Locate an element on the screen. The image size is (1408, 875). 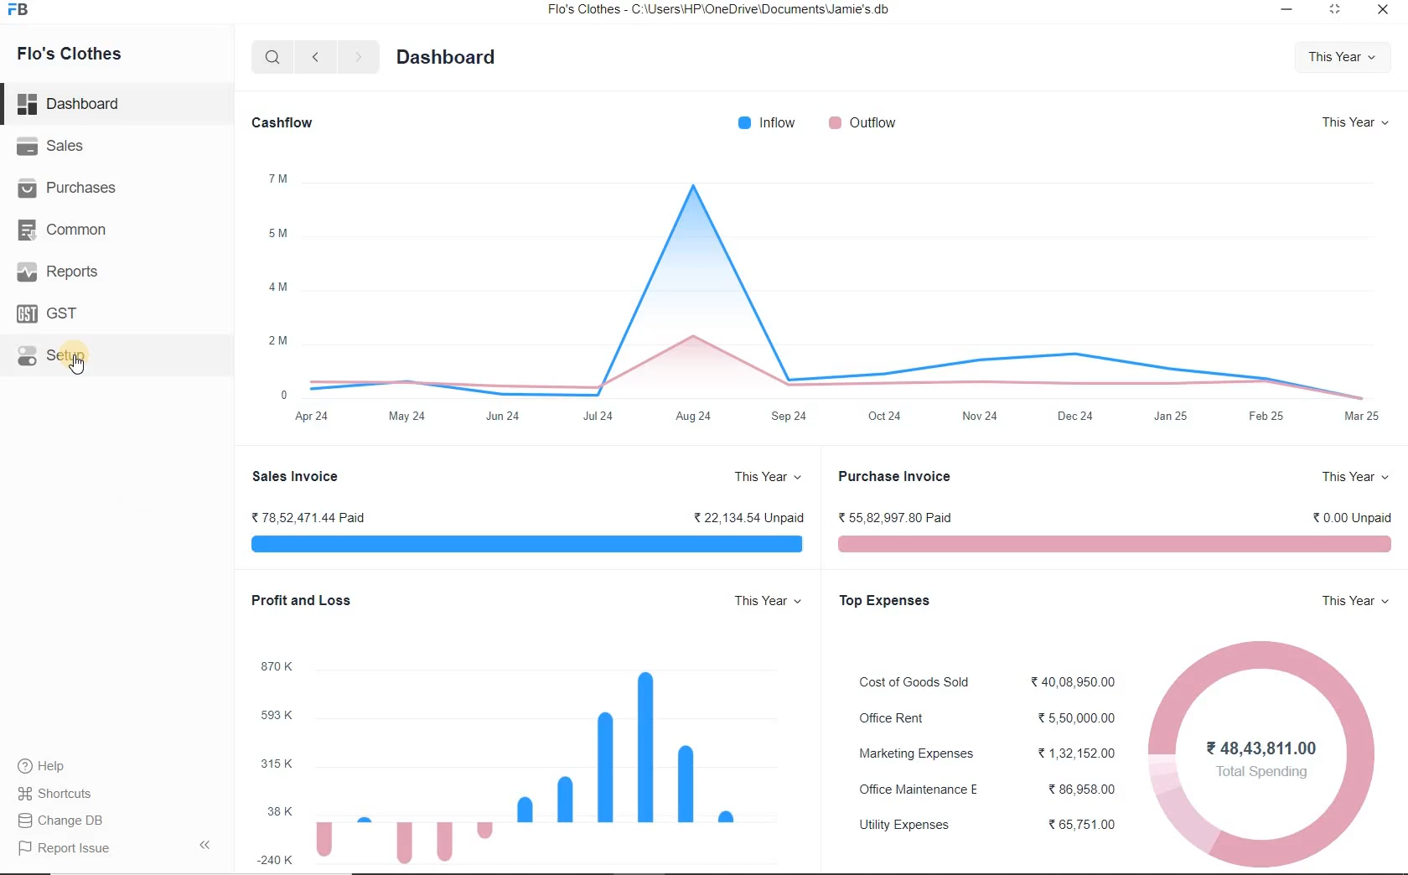
This Year  is located at coordinates (769, 476).